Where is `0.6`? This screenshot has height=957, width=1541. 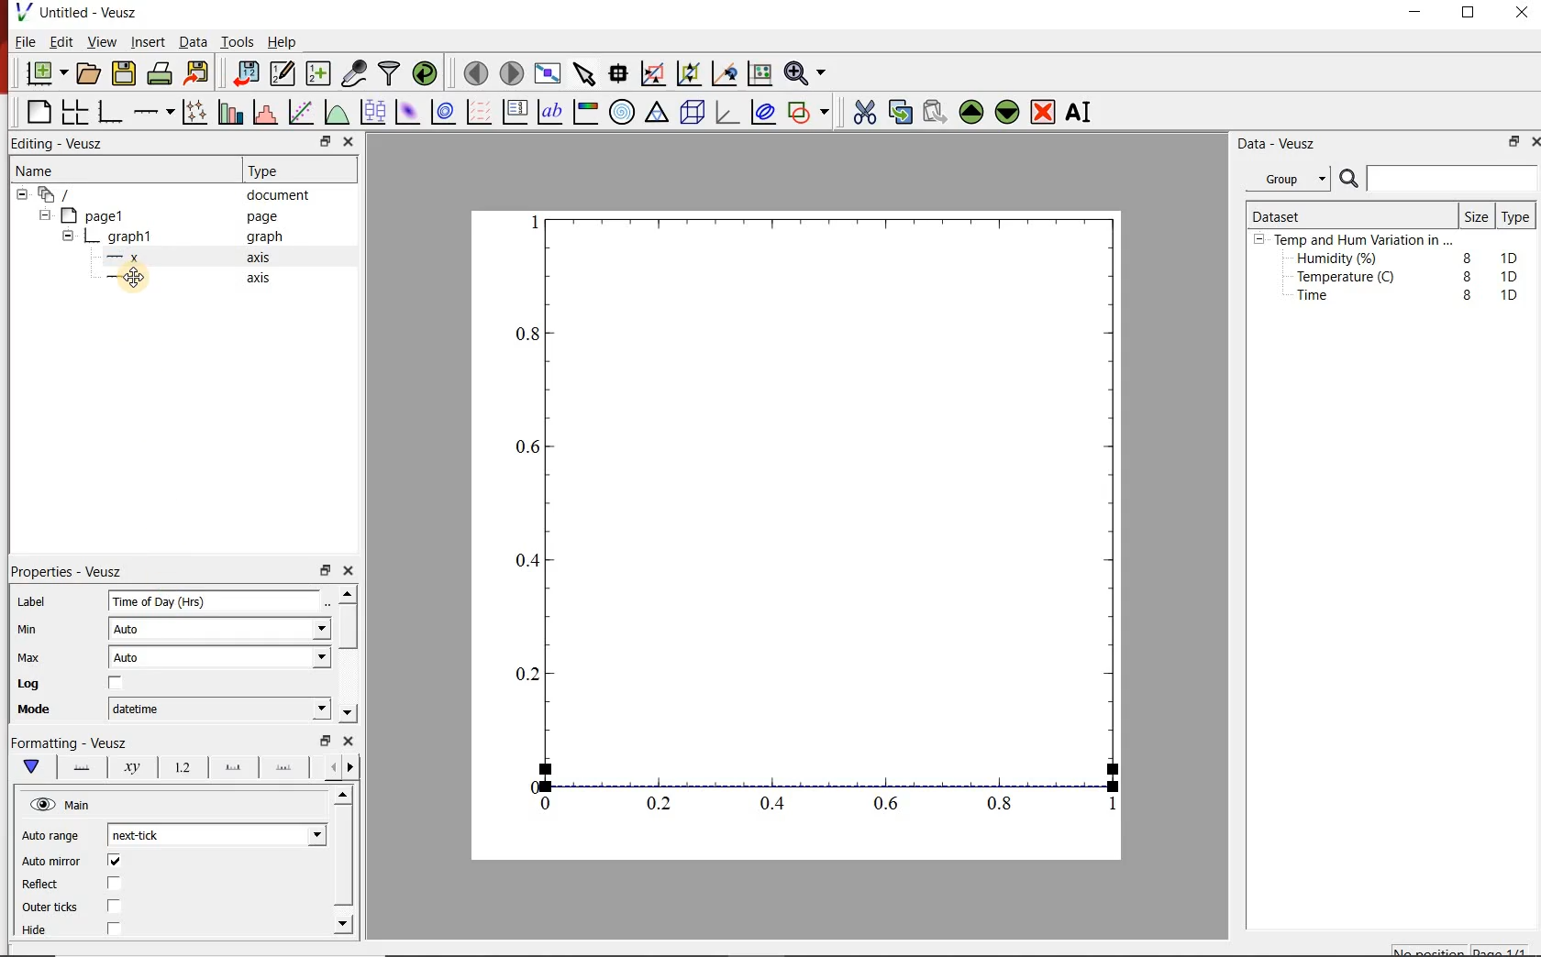
0.6 is located at coordinates (527, 452).